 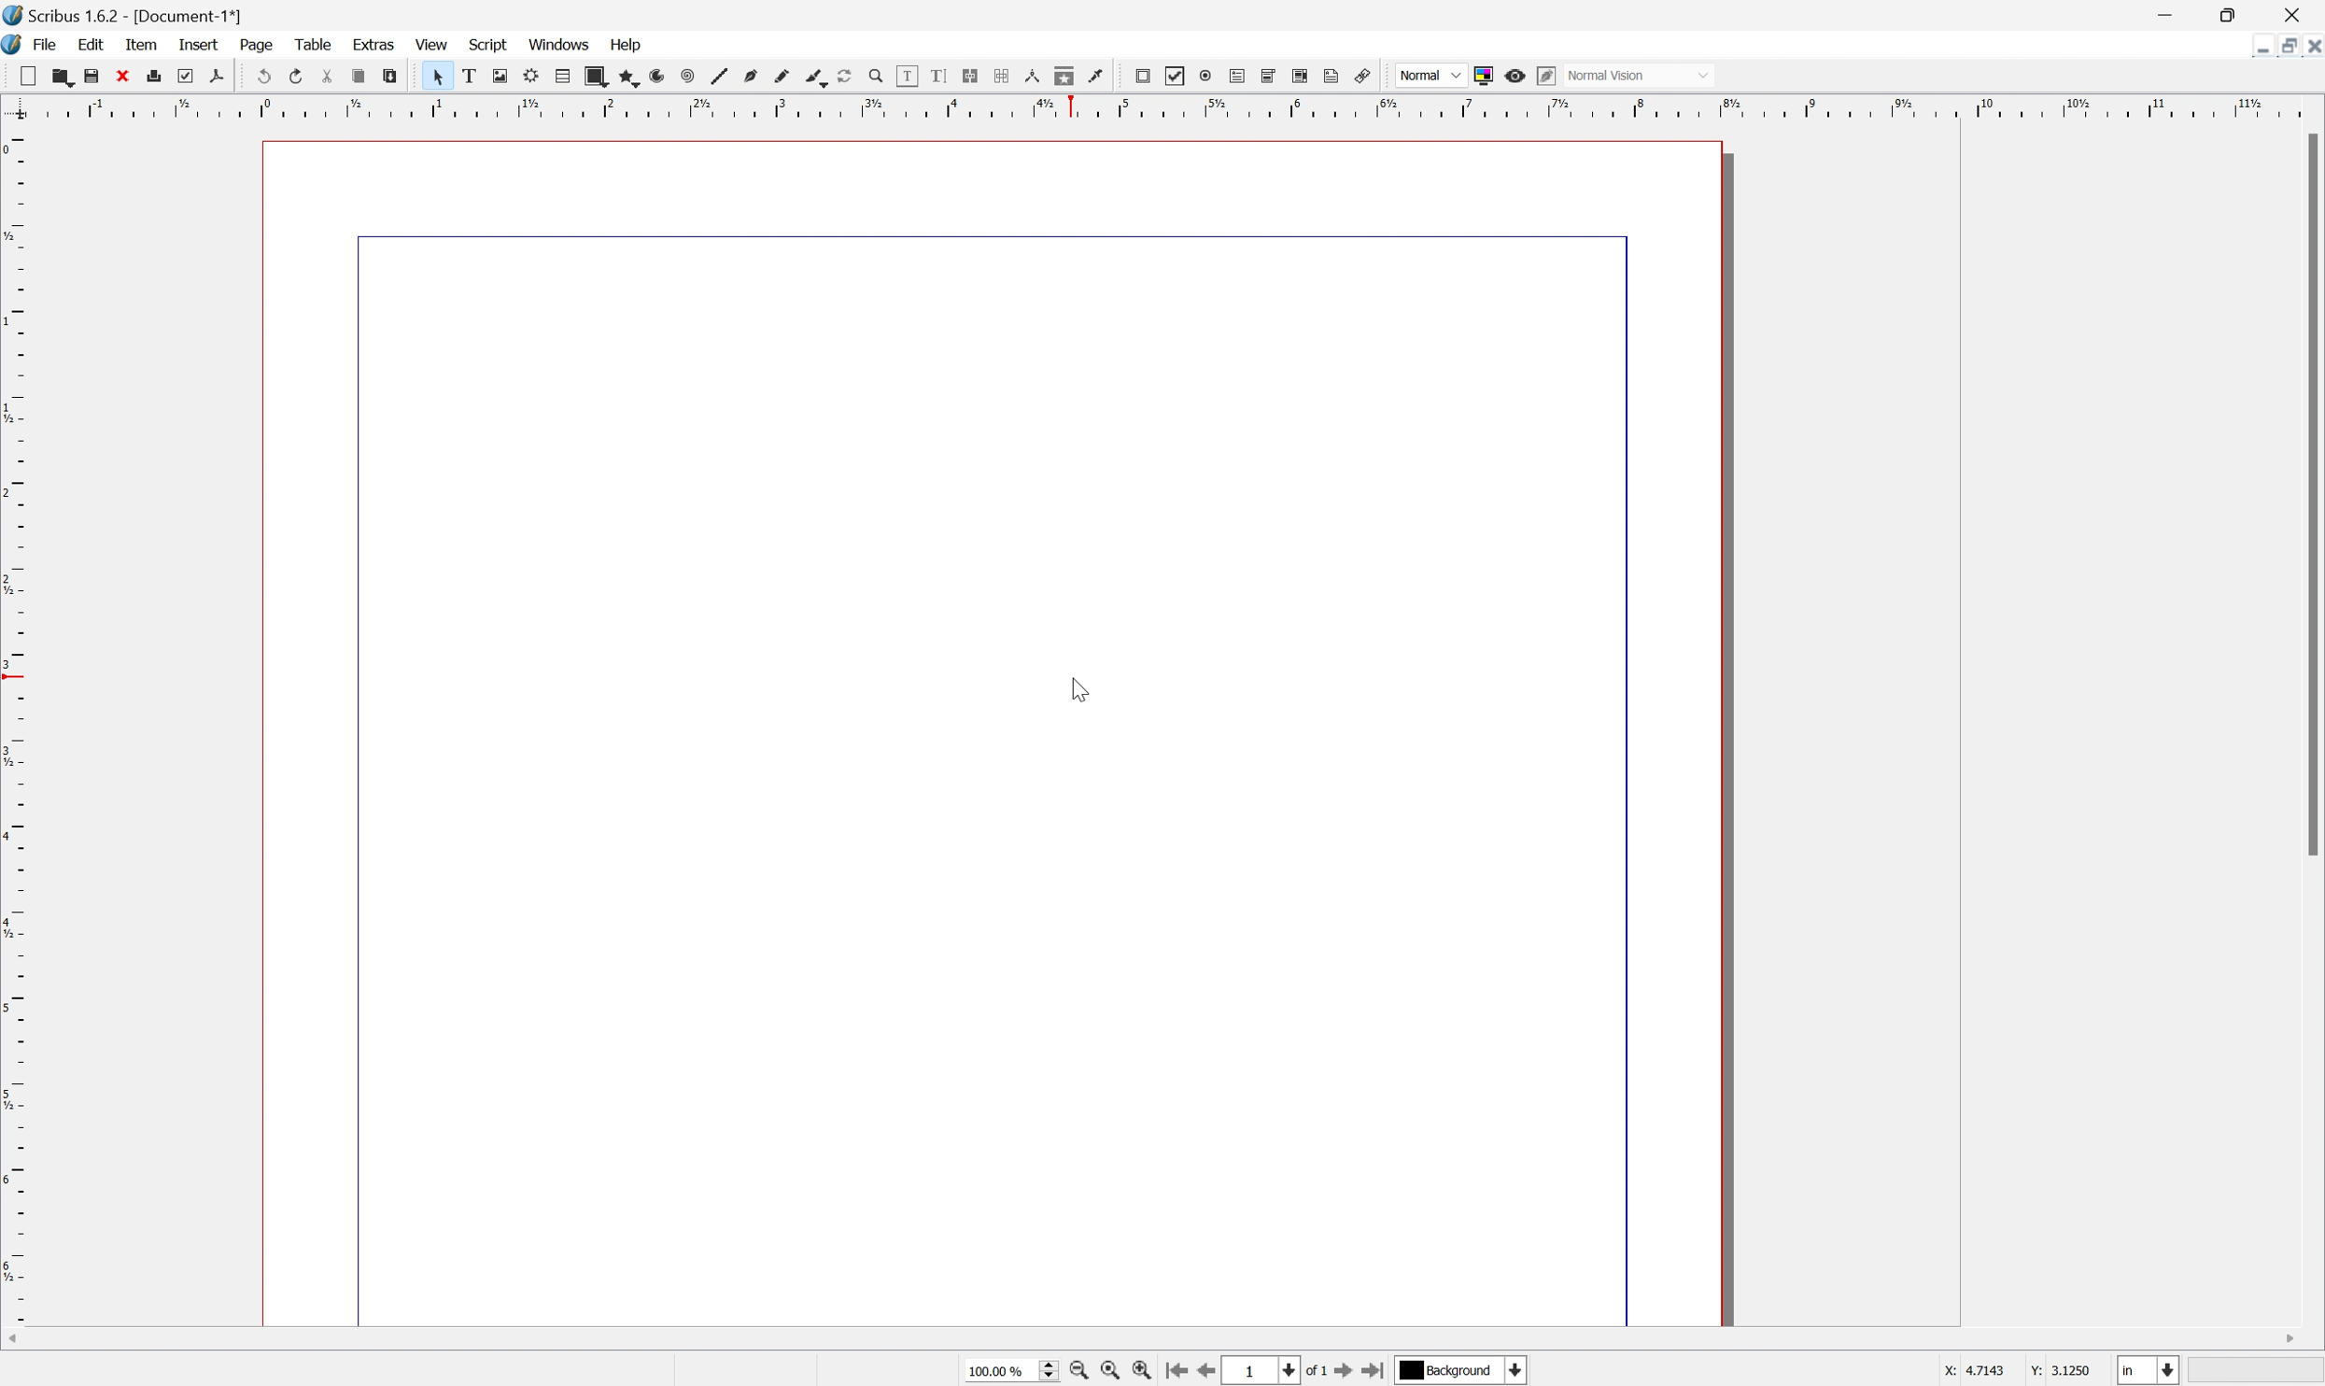 I want to click on Rotate item, so click(x=843, y=75).